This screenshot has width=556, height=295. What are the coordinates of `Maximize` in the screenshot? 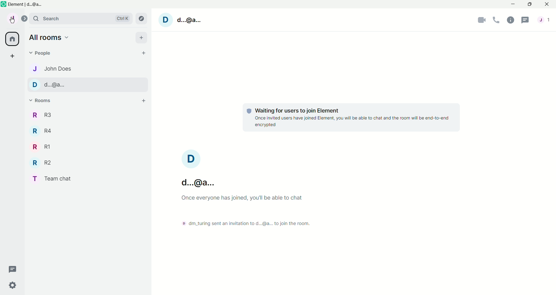 It's located at (531, 4).